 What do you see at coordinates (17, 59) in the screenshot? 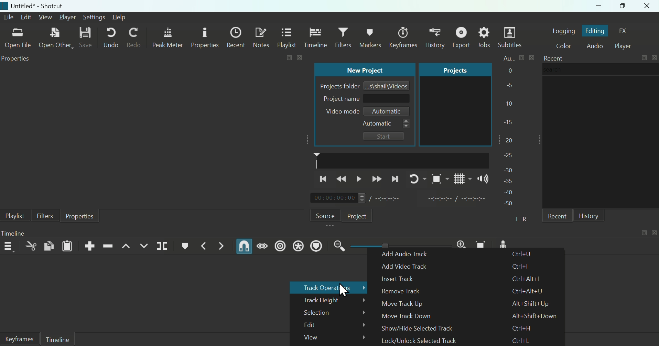
I see `Properties` at bounding box center [17, 59].